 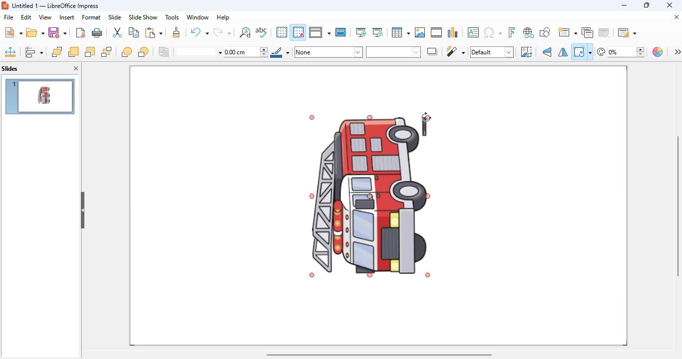 I want to click on color, so click(x=659, y=52).